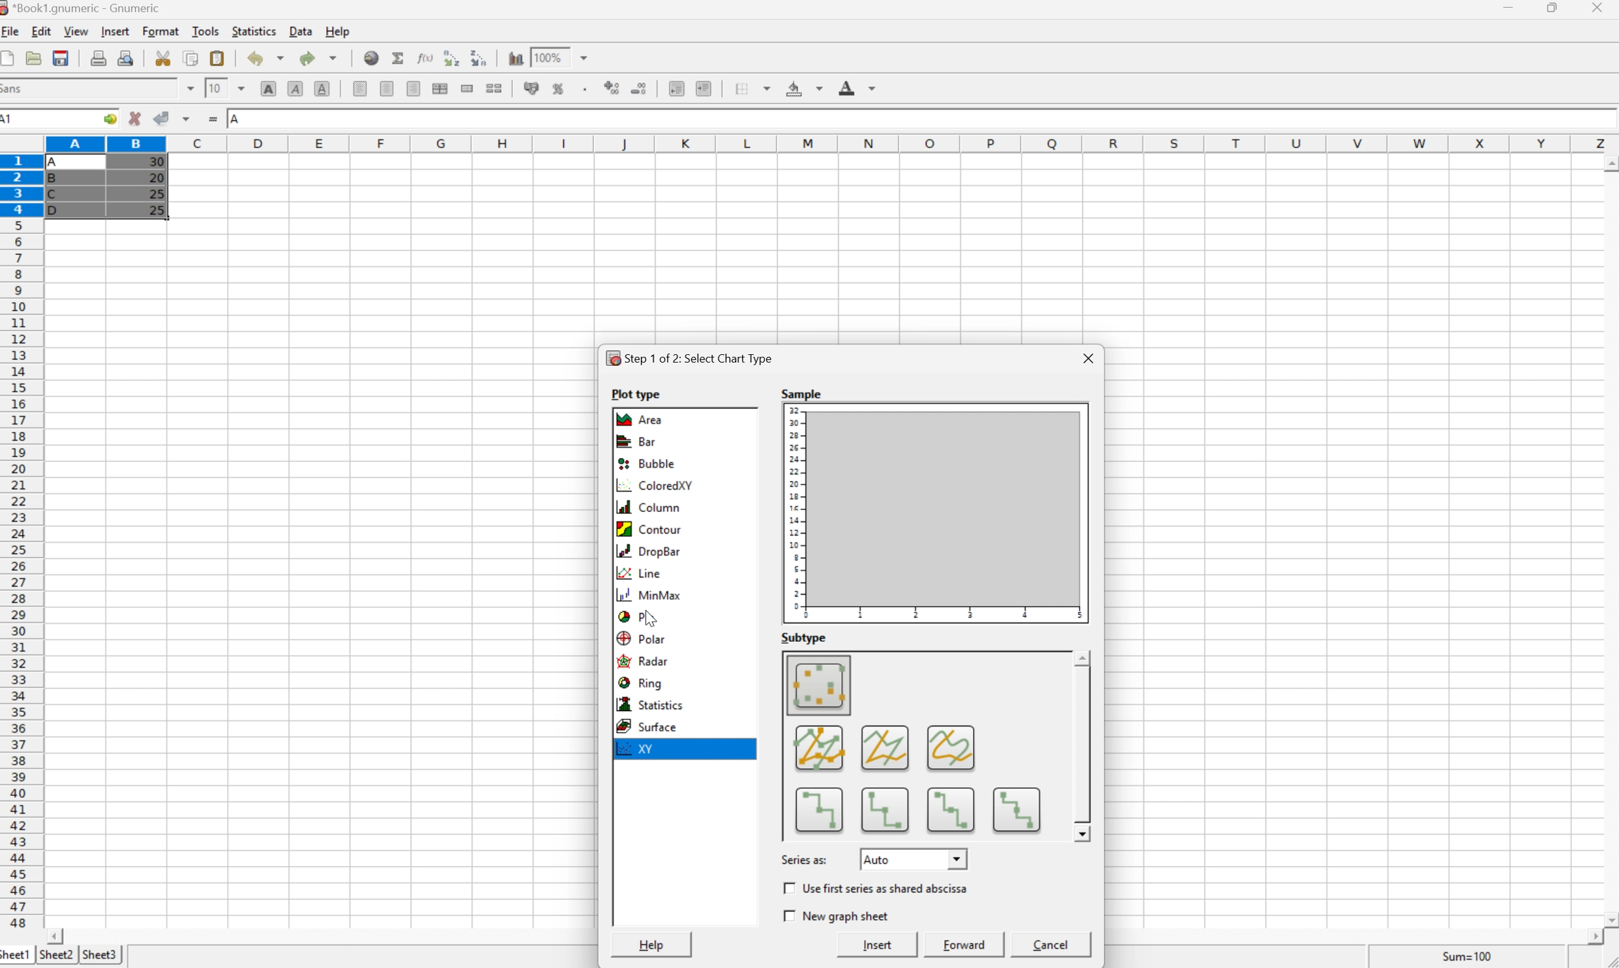  What do you see at coordinates (77, 31) in the screenshot?
I see `View` at bounding box center [77, 31].